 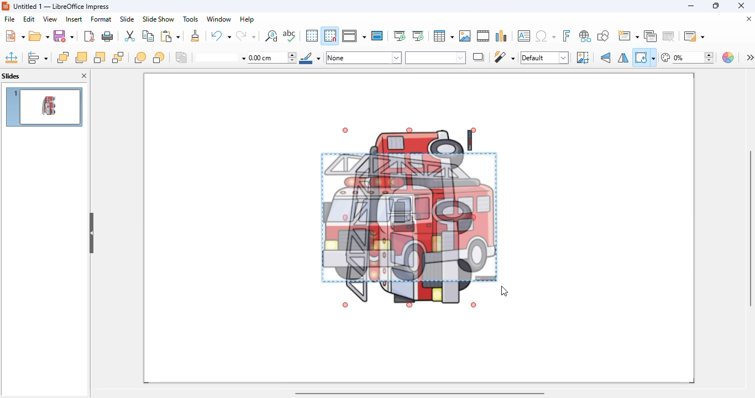 What do you see at coordinates (691, 6) in the screenshot?
I see `minimize` at bounding box center [691, 6].